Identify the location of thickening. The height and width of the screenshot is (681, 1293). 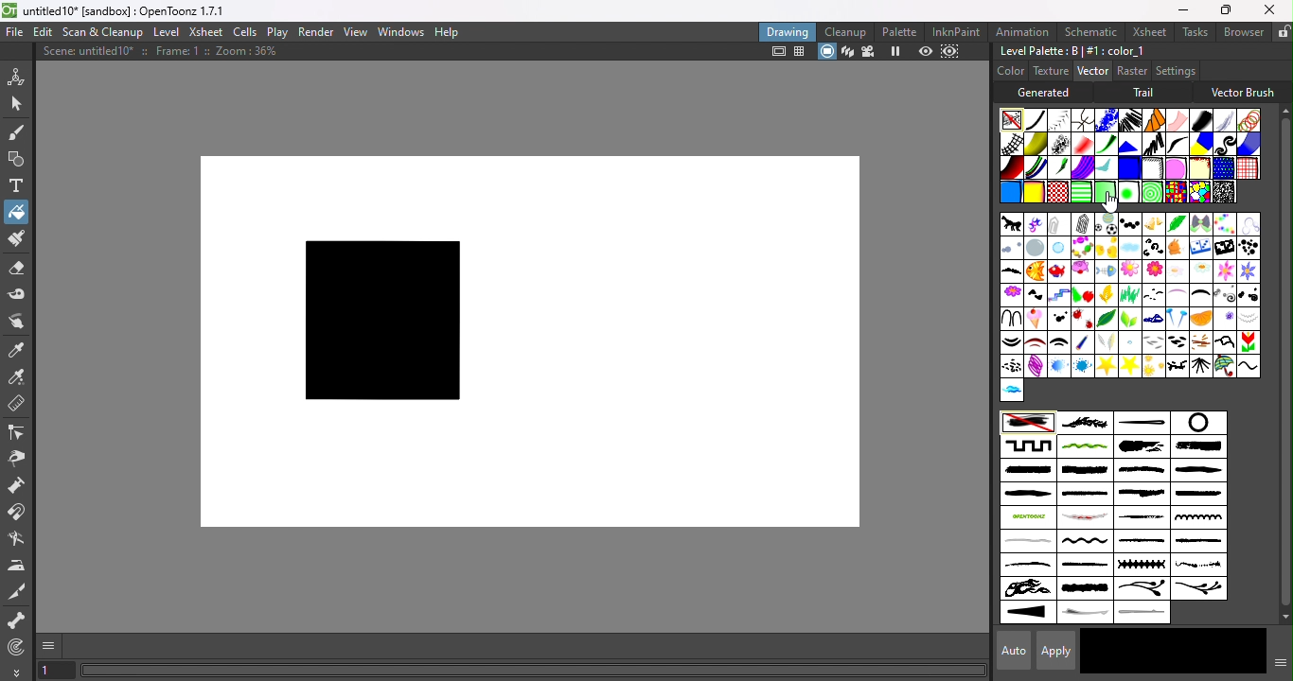
(1029, 613).